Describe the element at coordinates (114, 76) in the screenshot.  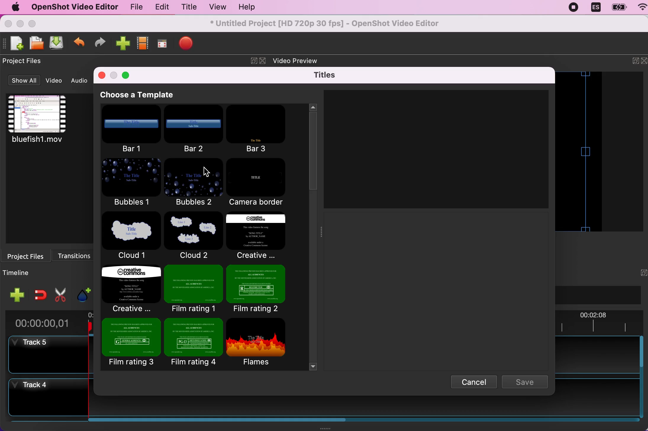
I see `minimize` at that location.